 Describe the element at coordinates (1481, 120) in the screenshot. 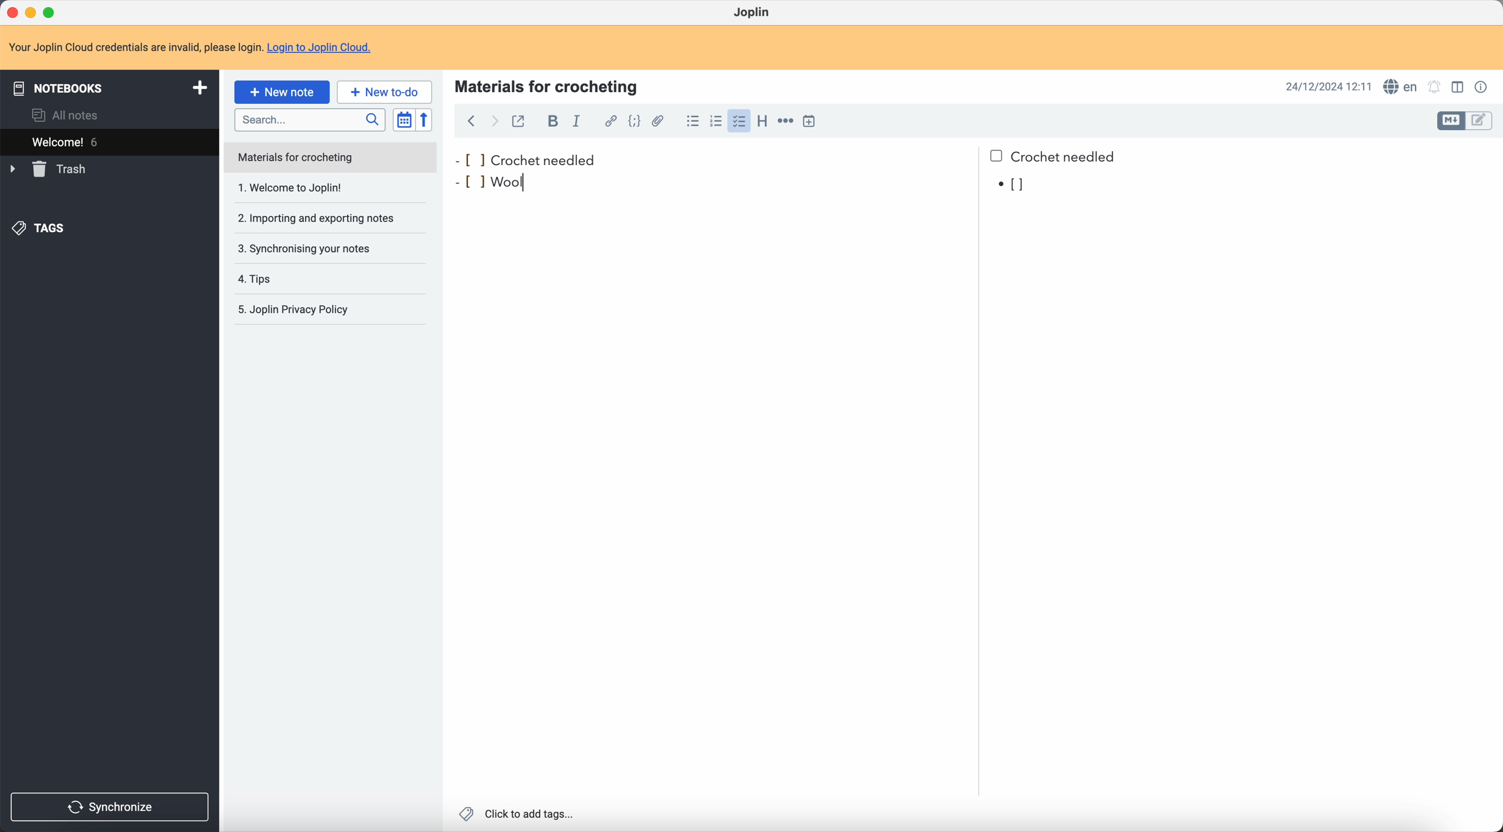

I see `toggle edit layout` at that location.